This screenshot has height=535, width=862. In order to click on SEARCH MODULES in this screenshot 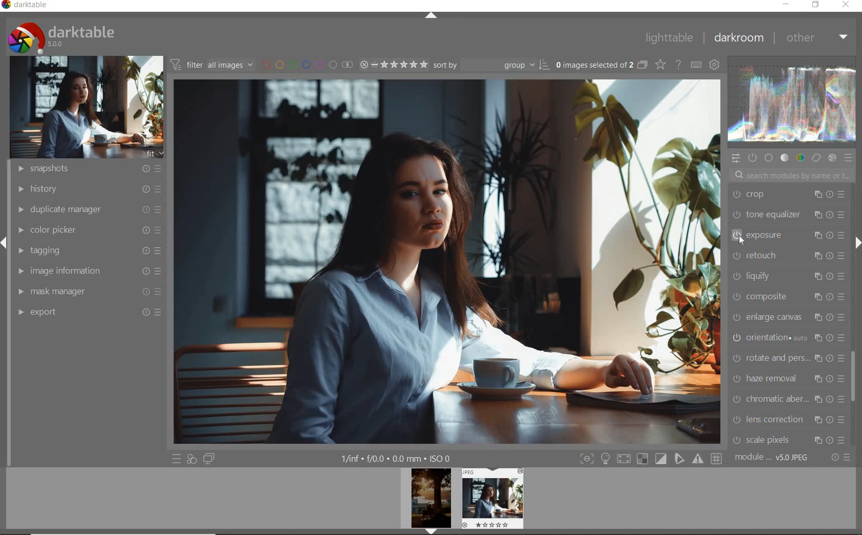, I will do `click(792, 175)`.